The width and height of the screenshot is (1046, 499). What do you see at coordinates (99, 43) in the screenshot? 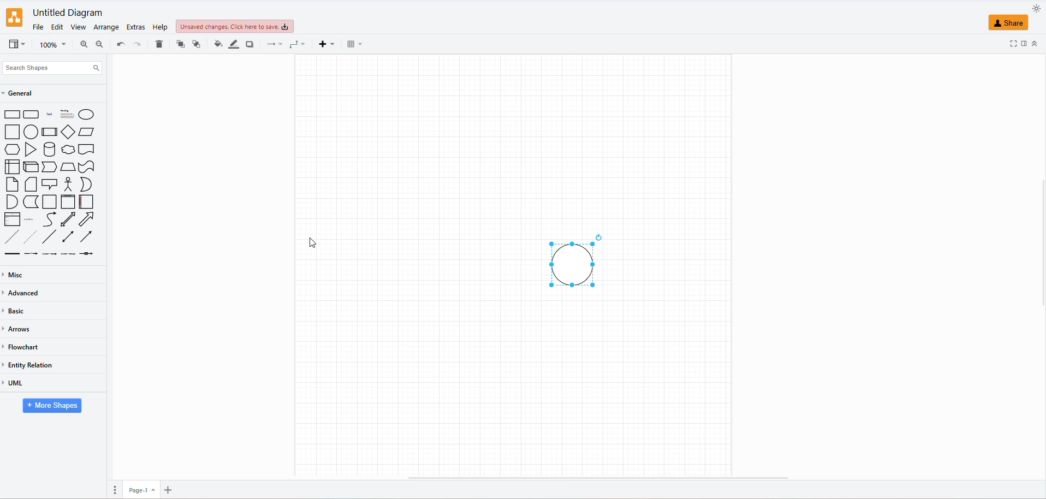
I see `ZOOM OUT` at bounding box center [99, 43].